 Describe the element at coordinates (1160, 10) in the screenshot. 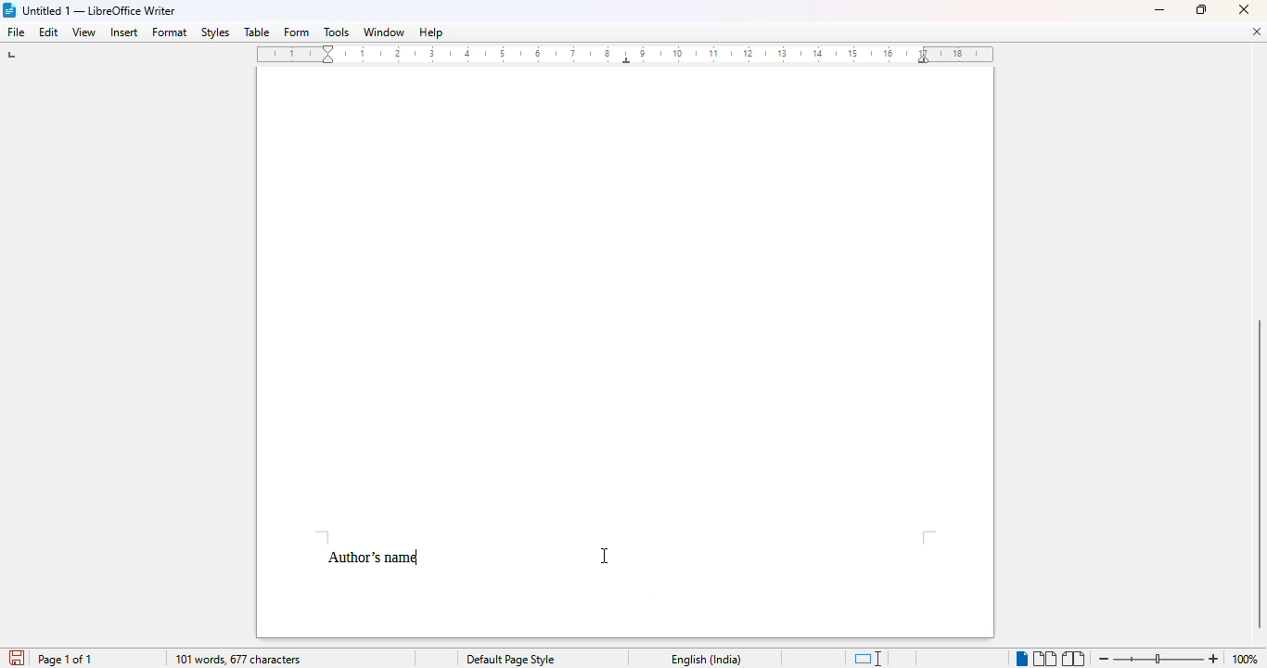

I see `minimize` at that location.